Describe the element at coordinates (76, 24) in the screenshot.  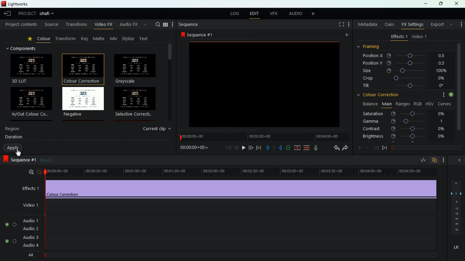
I see `transitions` at that location.